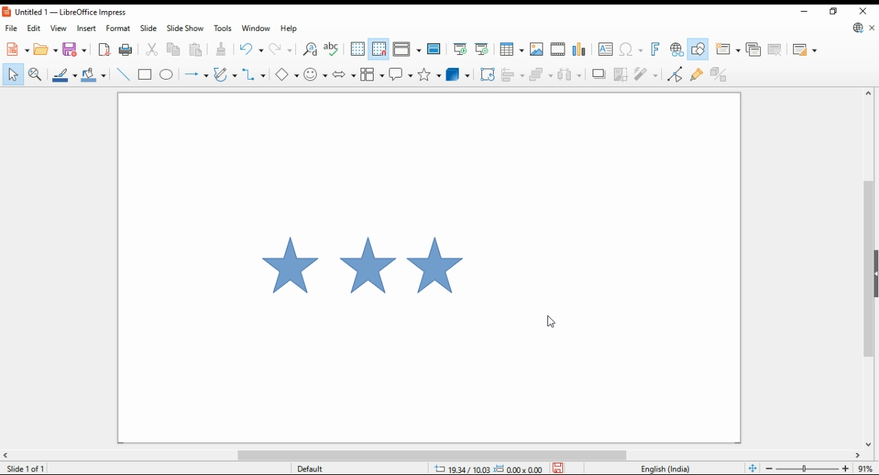  Describe the element at coordinates (721, 74) in the screenshot. I see `toggle extrusions` at that location.